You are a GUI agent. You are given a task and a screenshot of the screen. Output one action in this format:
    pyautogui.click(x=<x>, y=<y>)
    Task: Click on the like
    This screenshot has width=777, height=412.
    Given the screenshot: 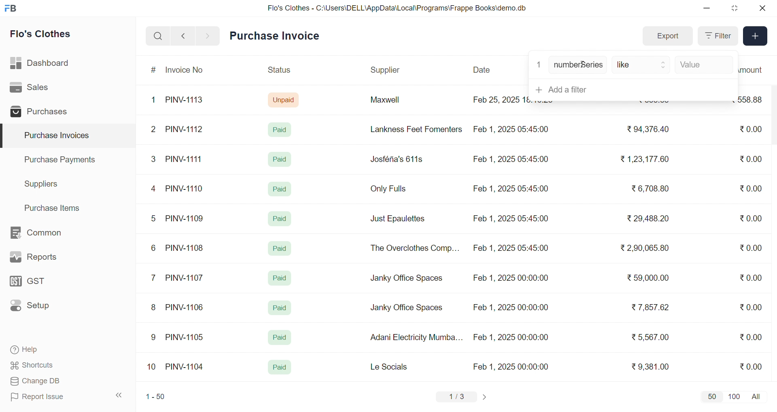 What is the action you would take?
    pyautogui.click(x=642, y=65)
    